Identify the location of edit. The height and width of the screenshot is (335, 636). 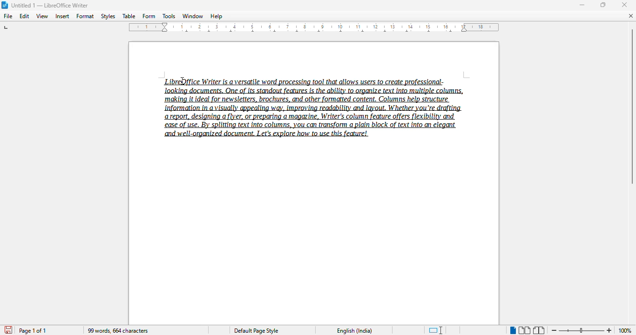
(25, 16).